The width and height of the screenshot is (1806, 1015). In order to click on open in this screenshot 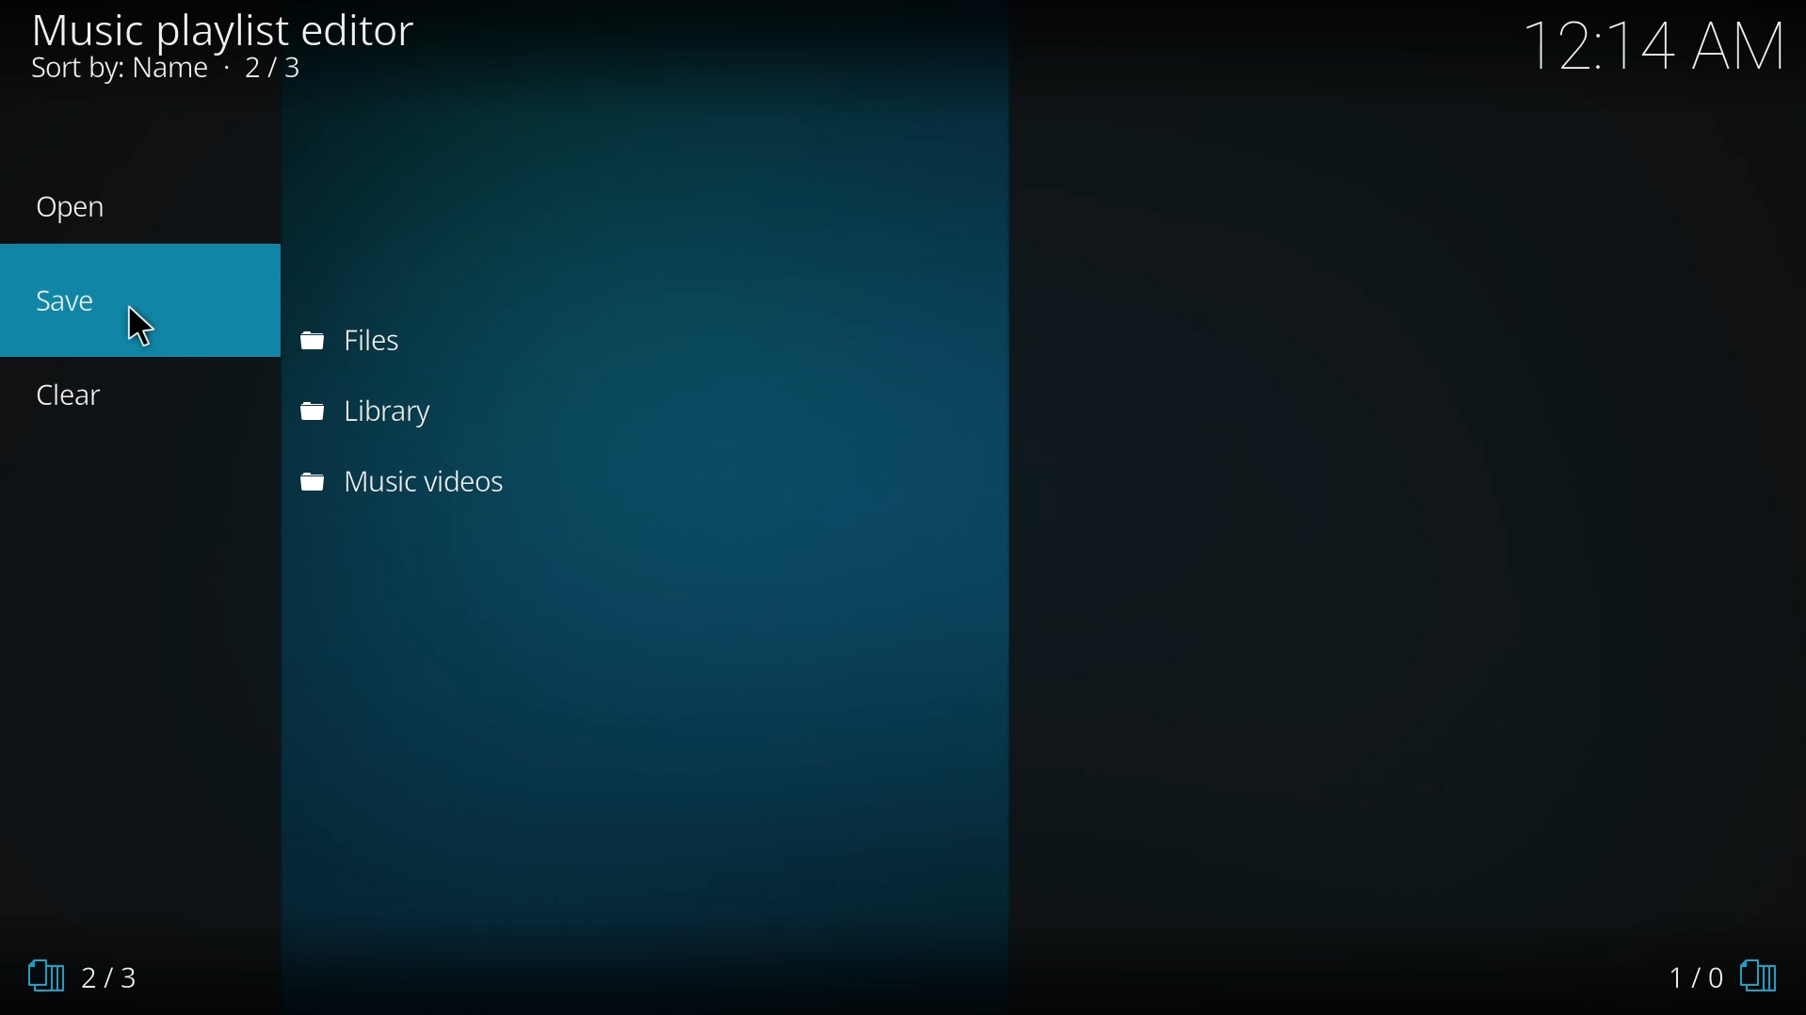, I will do `click(74, 207)`.